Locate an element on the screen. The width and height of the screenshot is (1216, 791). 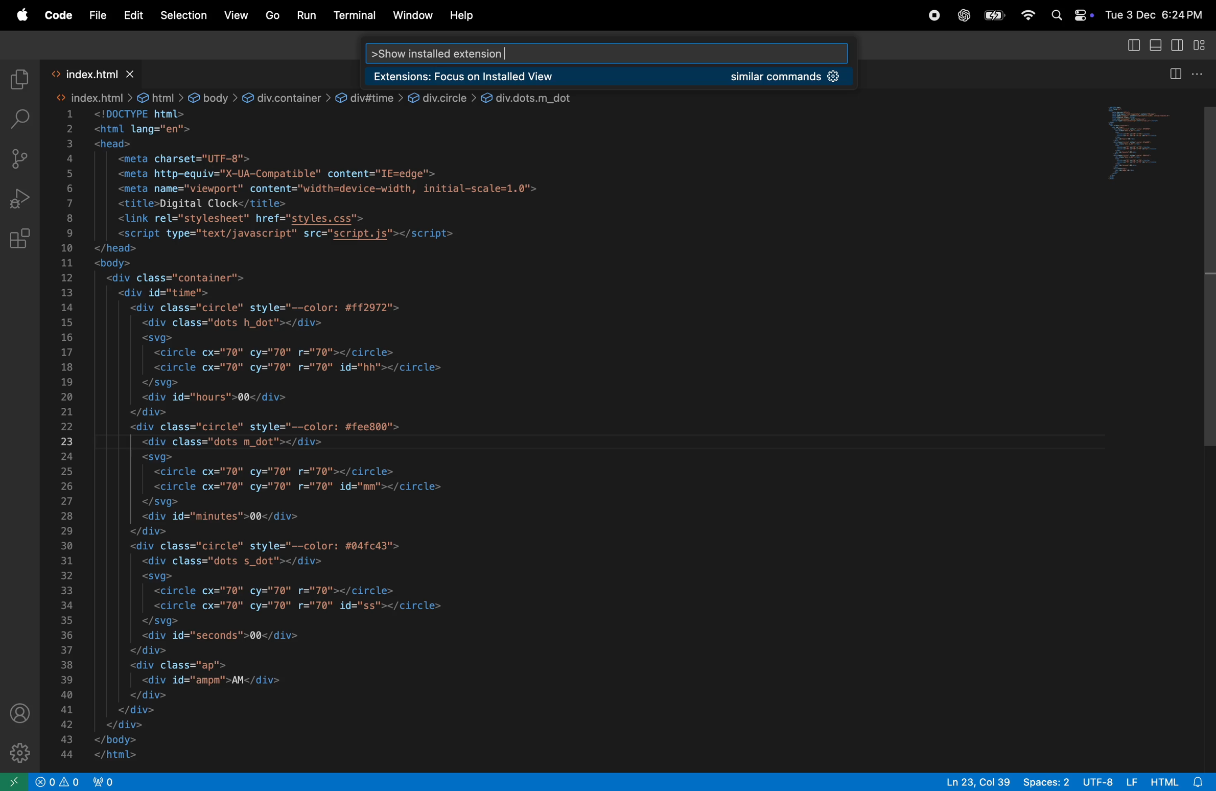
body is located at coordinates (213, 98).